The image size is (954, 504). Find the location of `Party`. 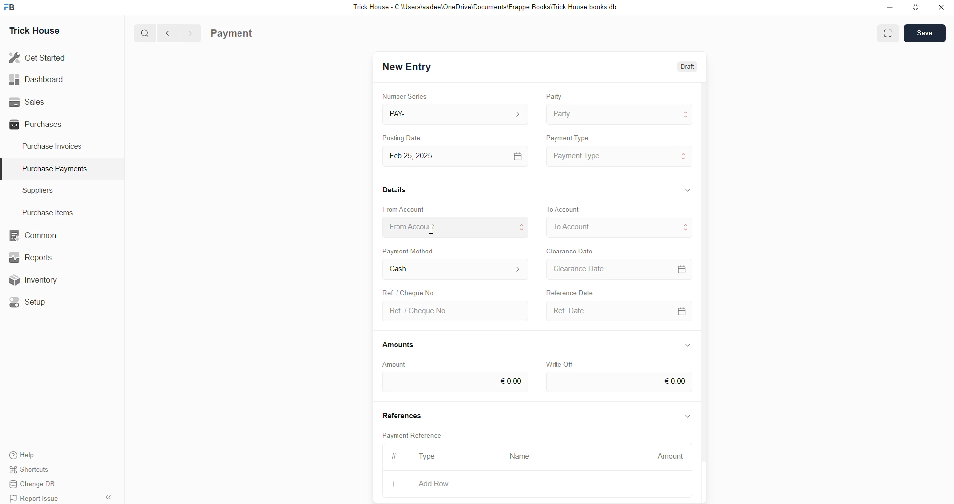

Party is located at coordinates (556, 94).